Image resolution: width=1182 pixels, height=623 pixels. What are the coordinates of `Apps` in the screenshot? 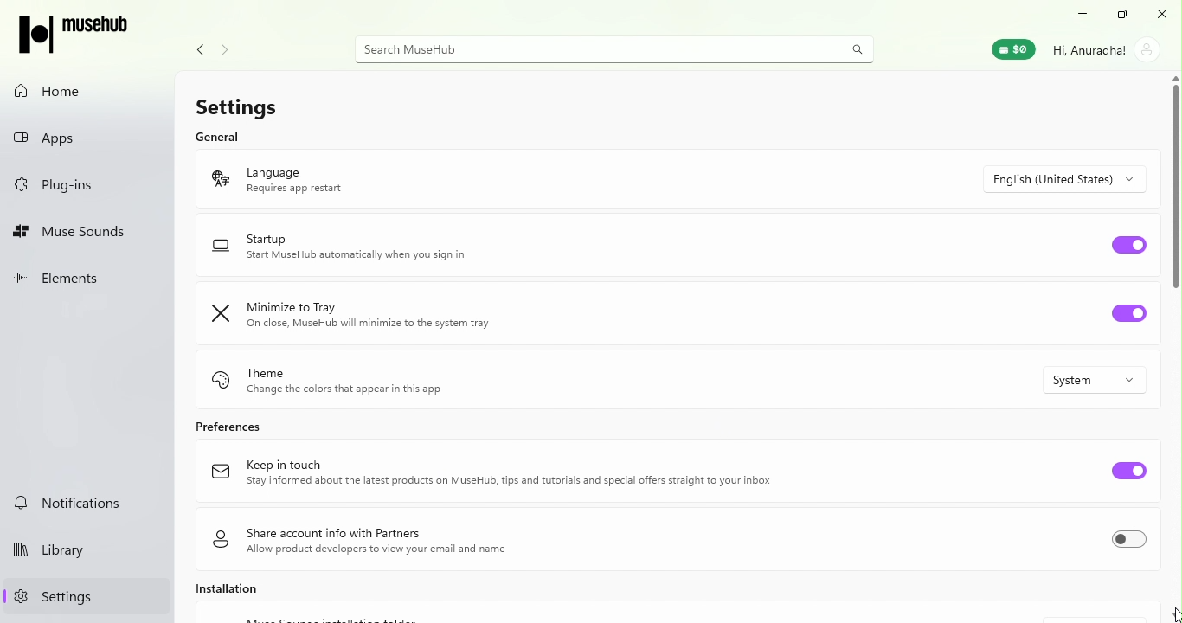 It's located at (86, 142).